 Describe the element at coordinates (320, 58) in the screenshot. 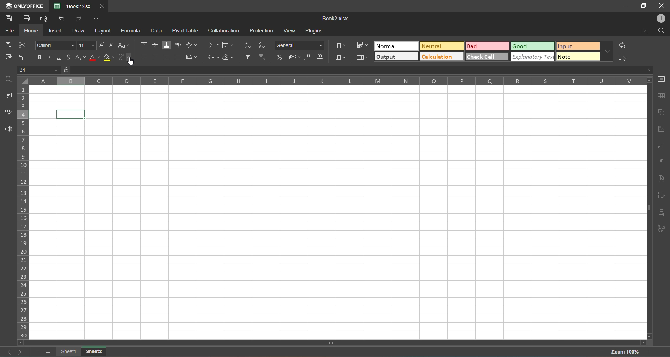

I see `increase decimal` at that location.